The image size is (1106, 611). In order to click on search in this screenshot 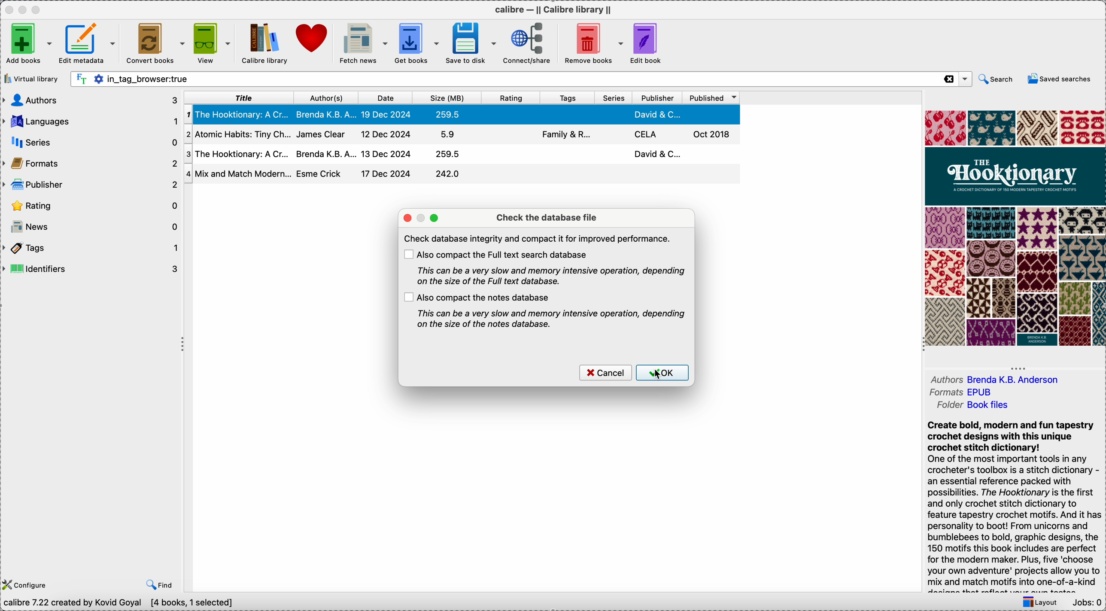, I will do `click(997, 79)`.